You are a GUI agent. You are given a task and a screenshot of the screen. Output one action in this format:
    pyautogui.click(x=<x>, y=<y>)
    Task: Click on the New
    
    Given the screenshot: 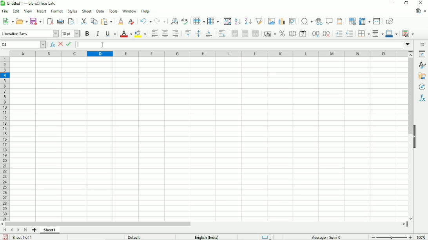 What is the action you would take?
    pyautogui.click(x=8, y=21)
    